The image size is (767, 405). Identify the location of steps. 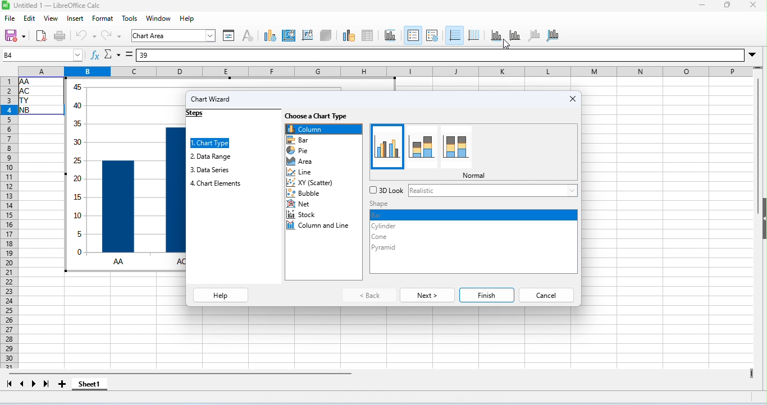
(198, 114).